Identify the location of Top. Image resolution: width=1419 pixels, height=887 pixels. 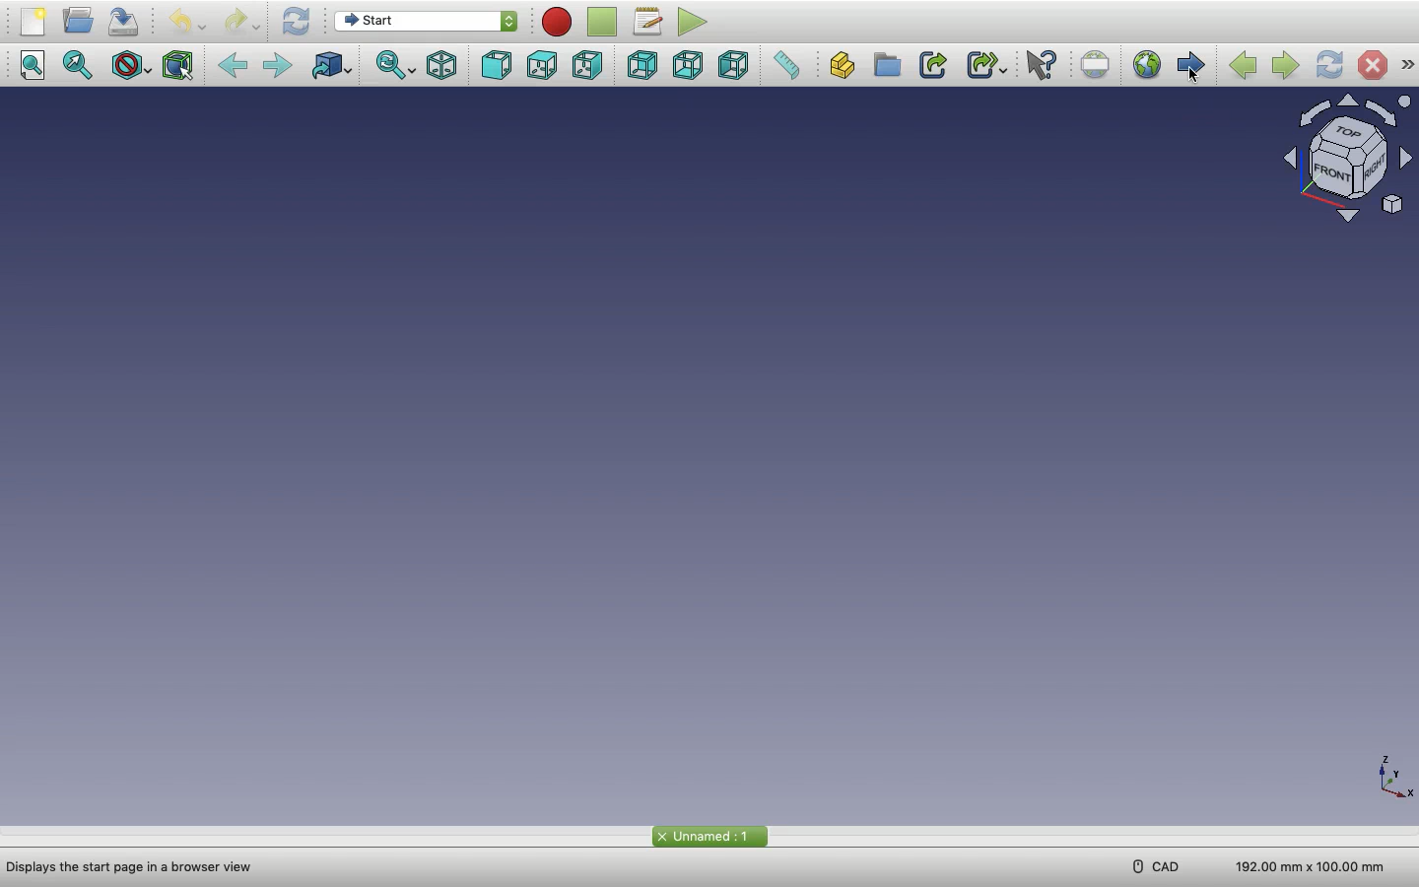
(542, 67).